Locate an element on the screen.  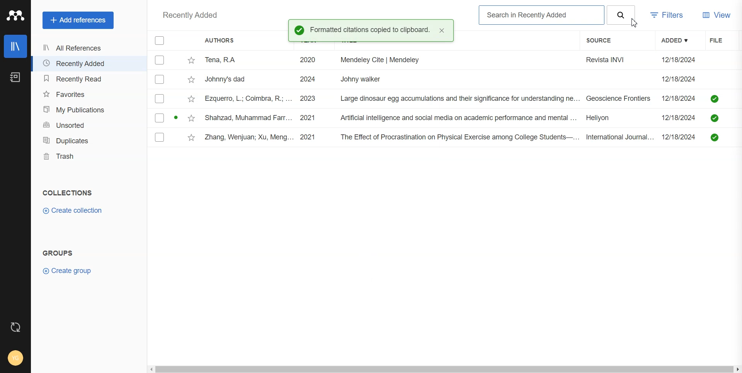
12/18/2024 is located at coordinates (681, 117).